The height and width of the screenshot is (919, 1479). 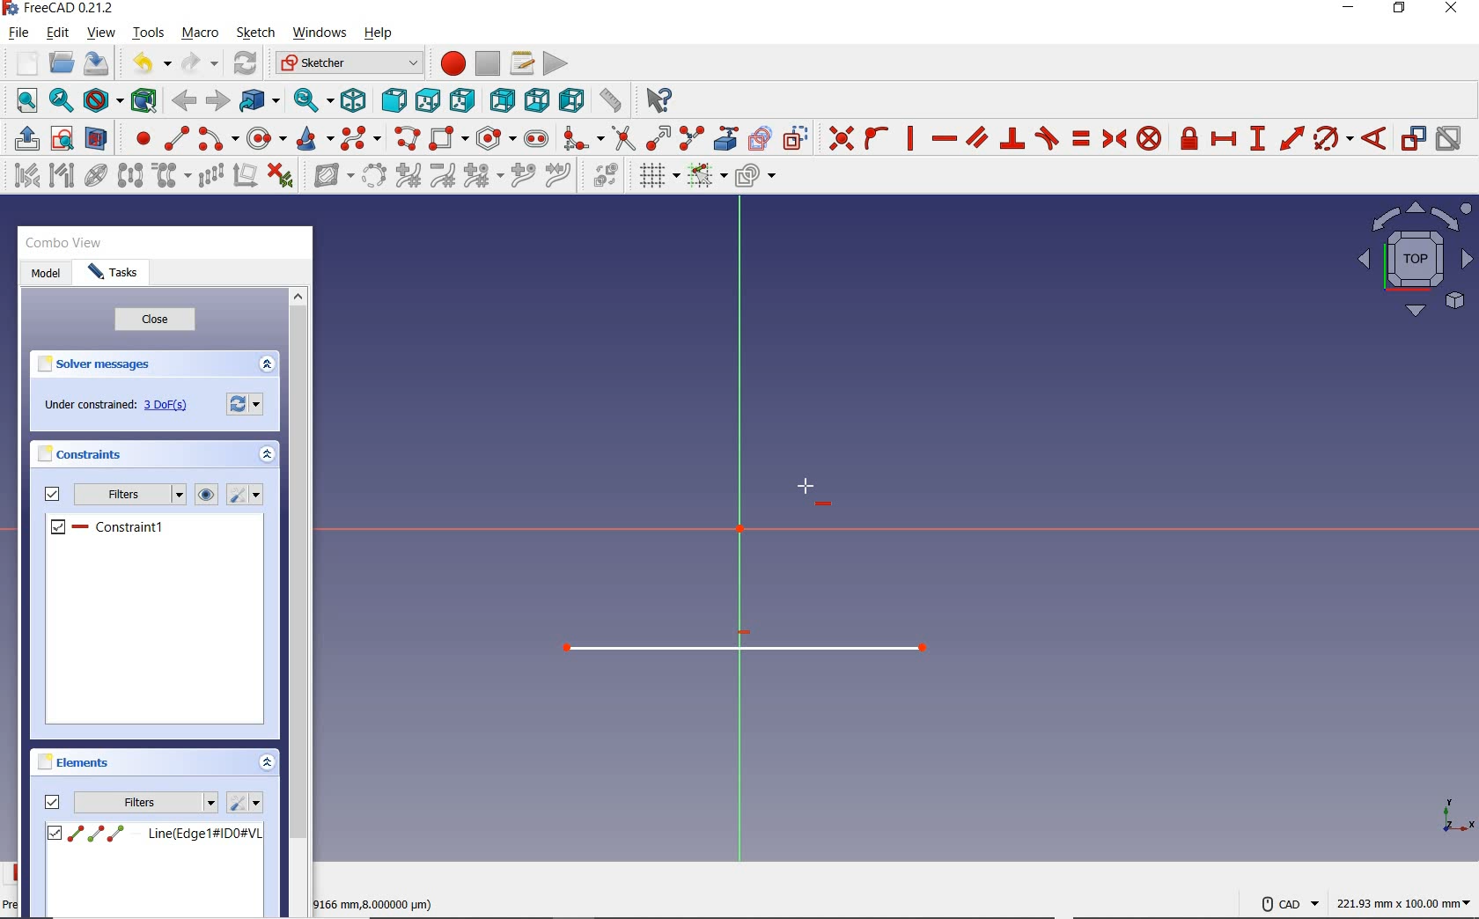 I want to click on UNDO, so click(x=150, y=66).